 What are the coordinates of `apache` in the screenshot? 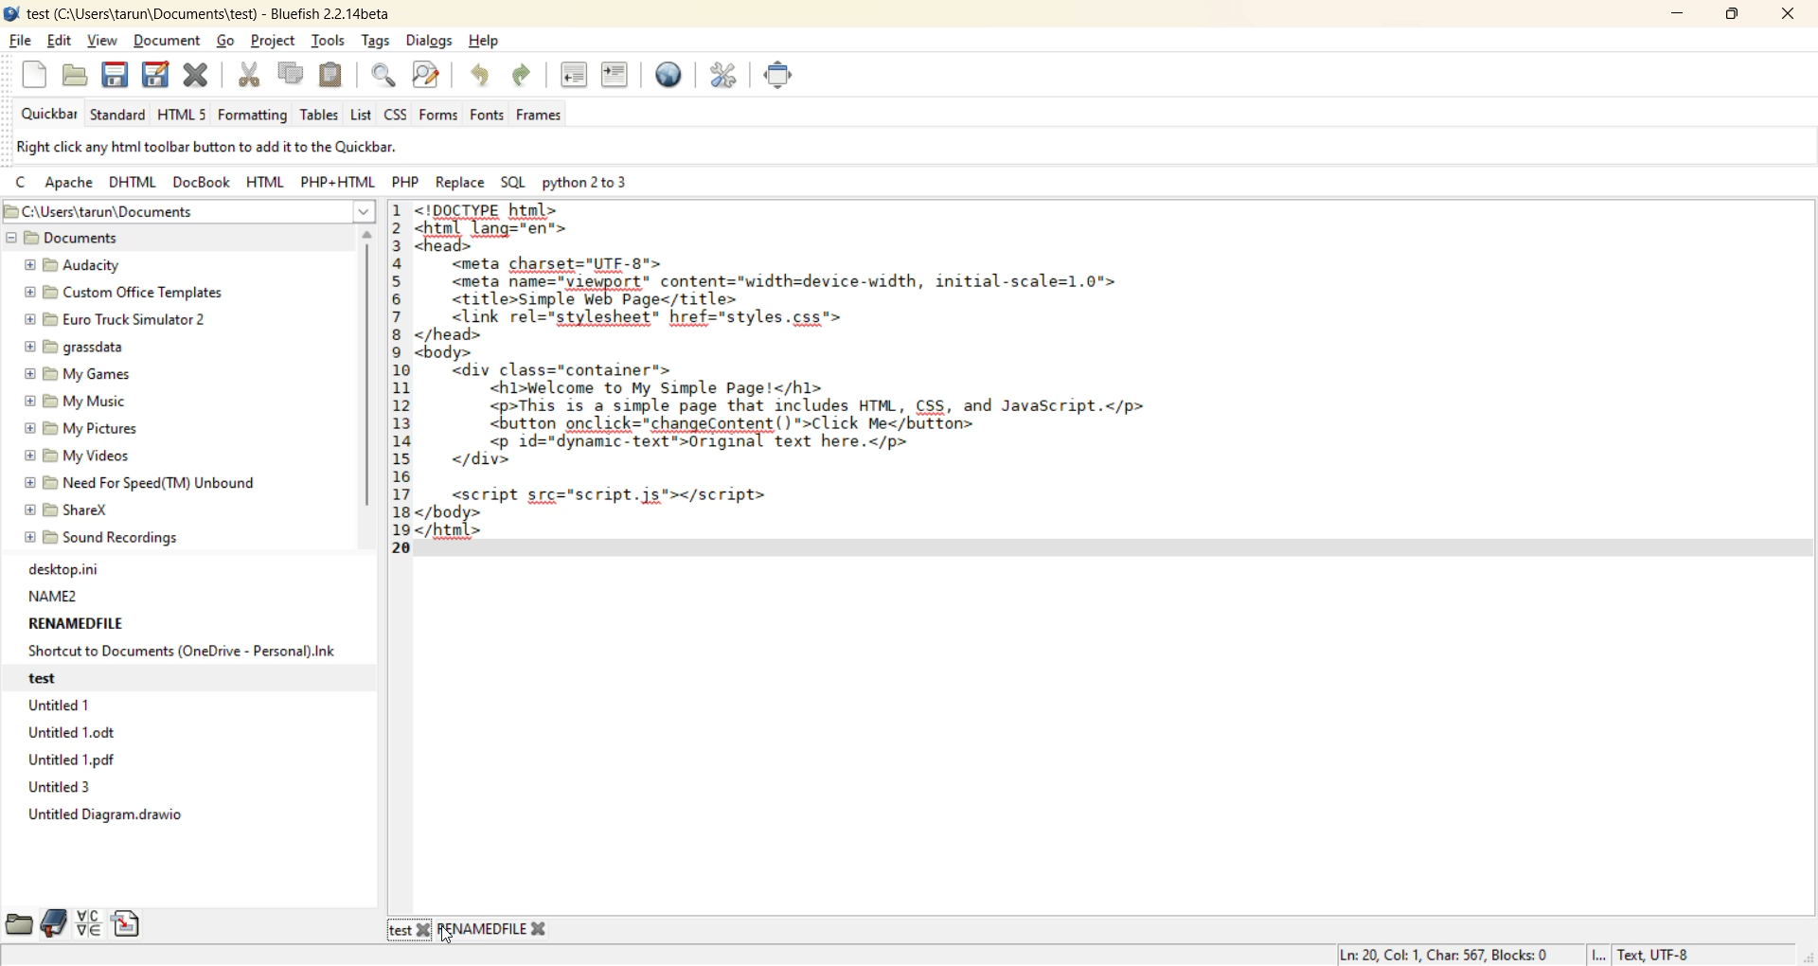 It's located at (67, 186).